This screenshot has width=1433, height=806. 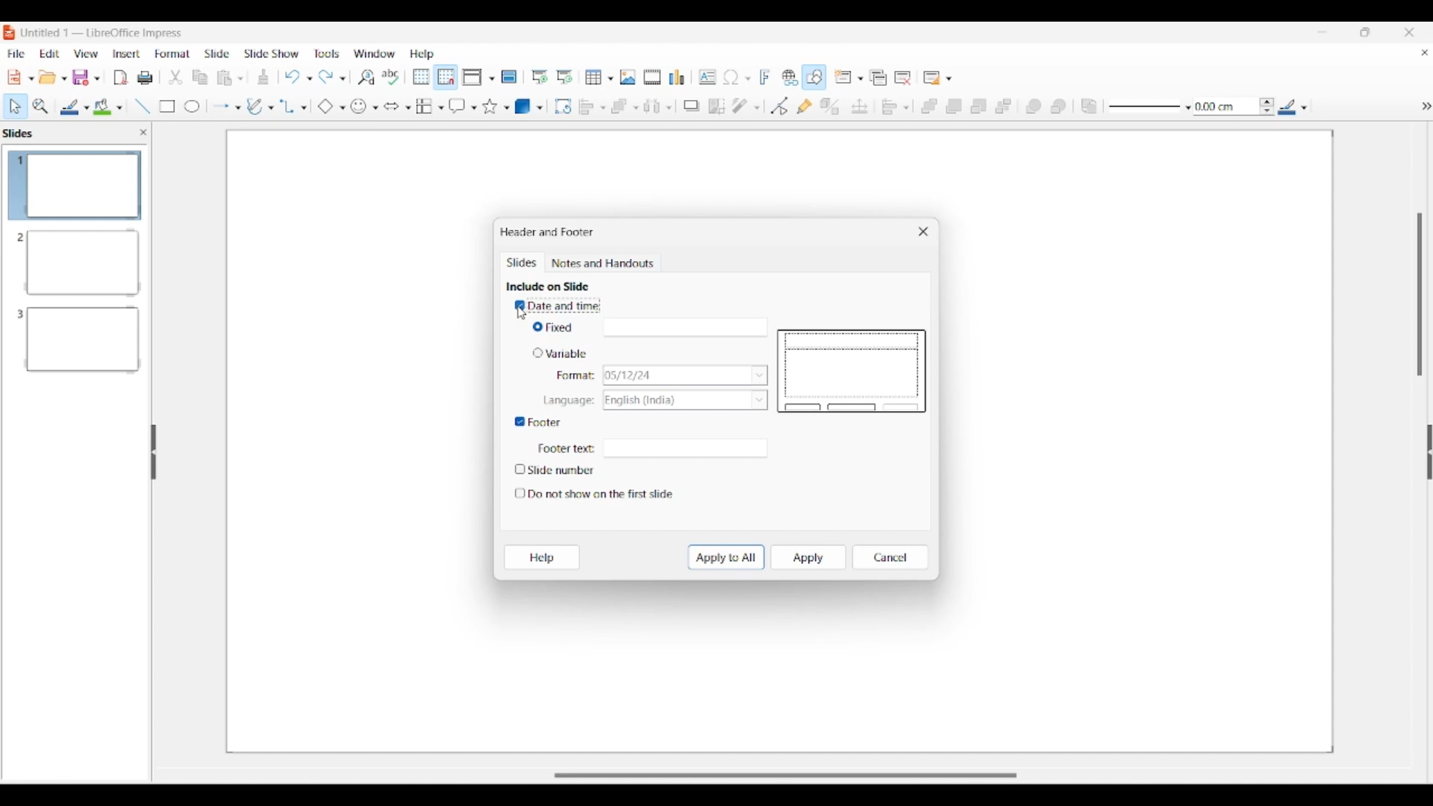 What do you see at coordinates (852, 372) in the screenshot?
I see `Slide preview` at bounding box center [852, 372].